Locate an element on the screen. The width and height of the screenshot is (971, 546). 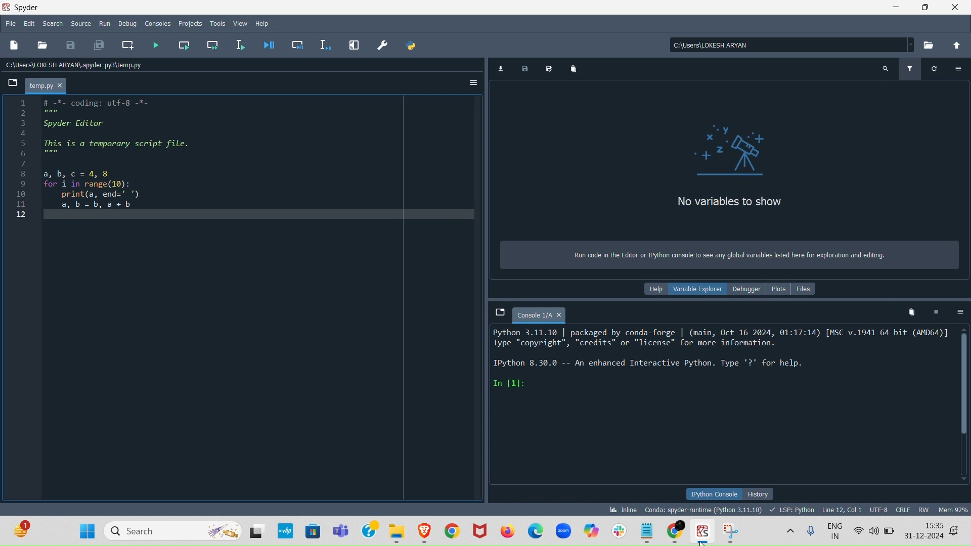
Options is located at coordinates (469, 80).